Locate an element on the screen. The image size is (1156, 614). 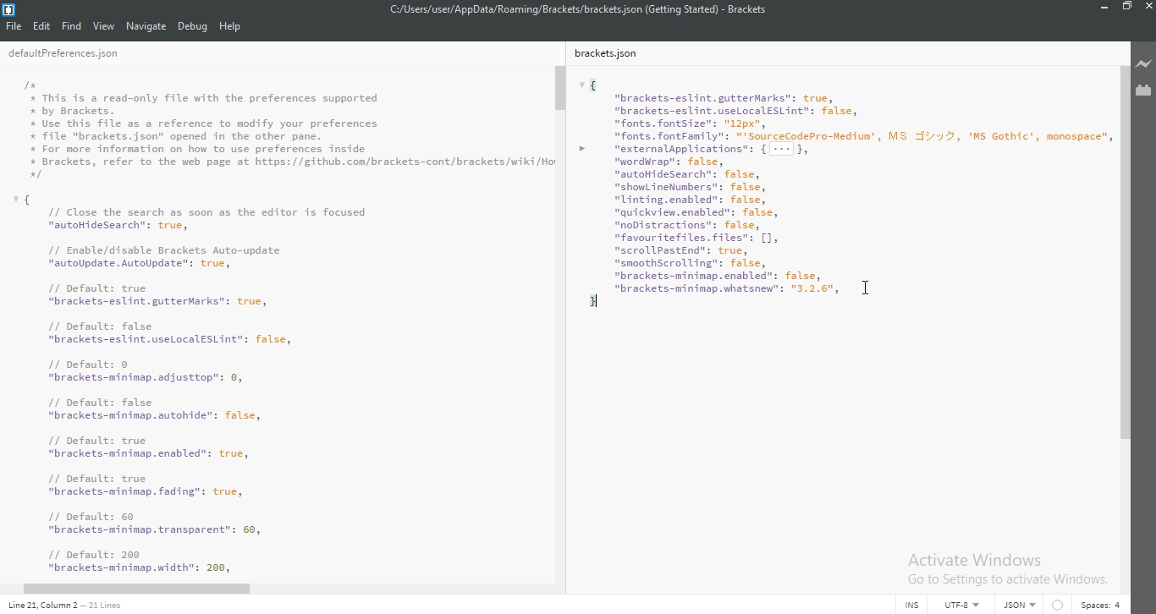
restore is located at coordinates (1126, 9).